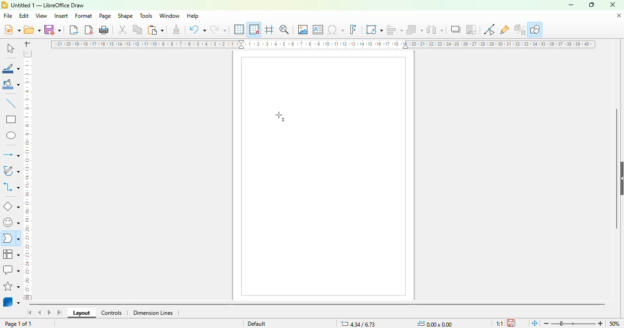 The image size is (624, 328). What do you see at coordinates (11, 270) in the screenshot?
I see `calllout shapes` at bounding box center [11, 270].